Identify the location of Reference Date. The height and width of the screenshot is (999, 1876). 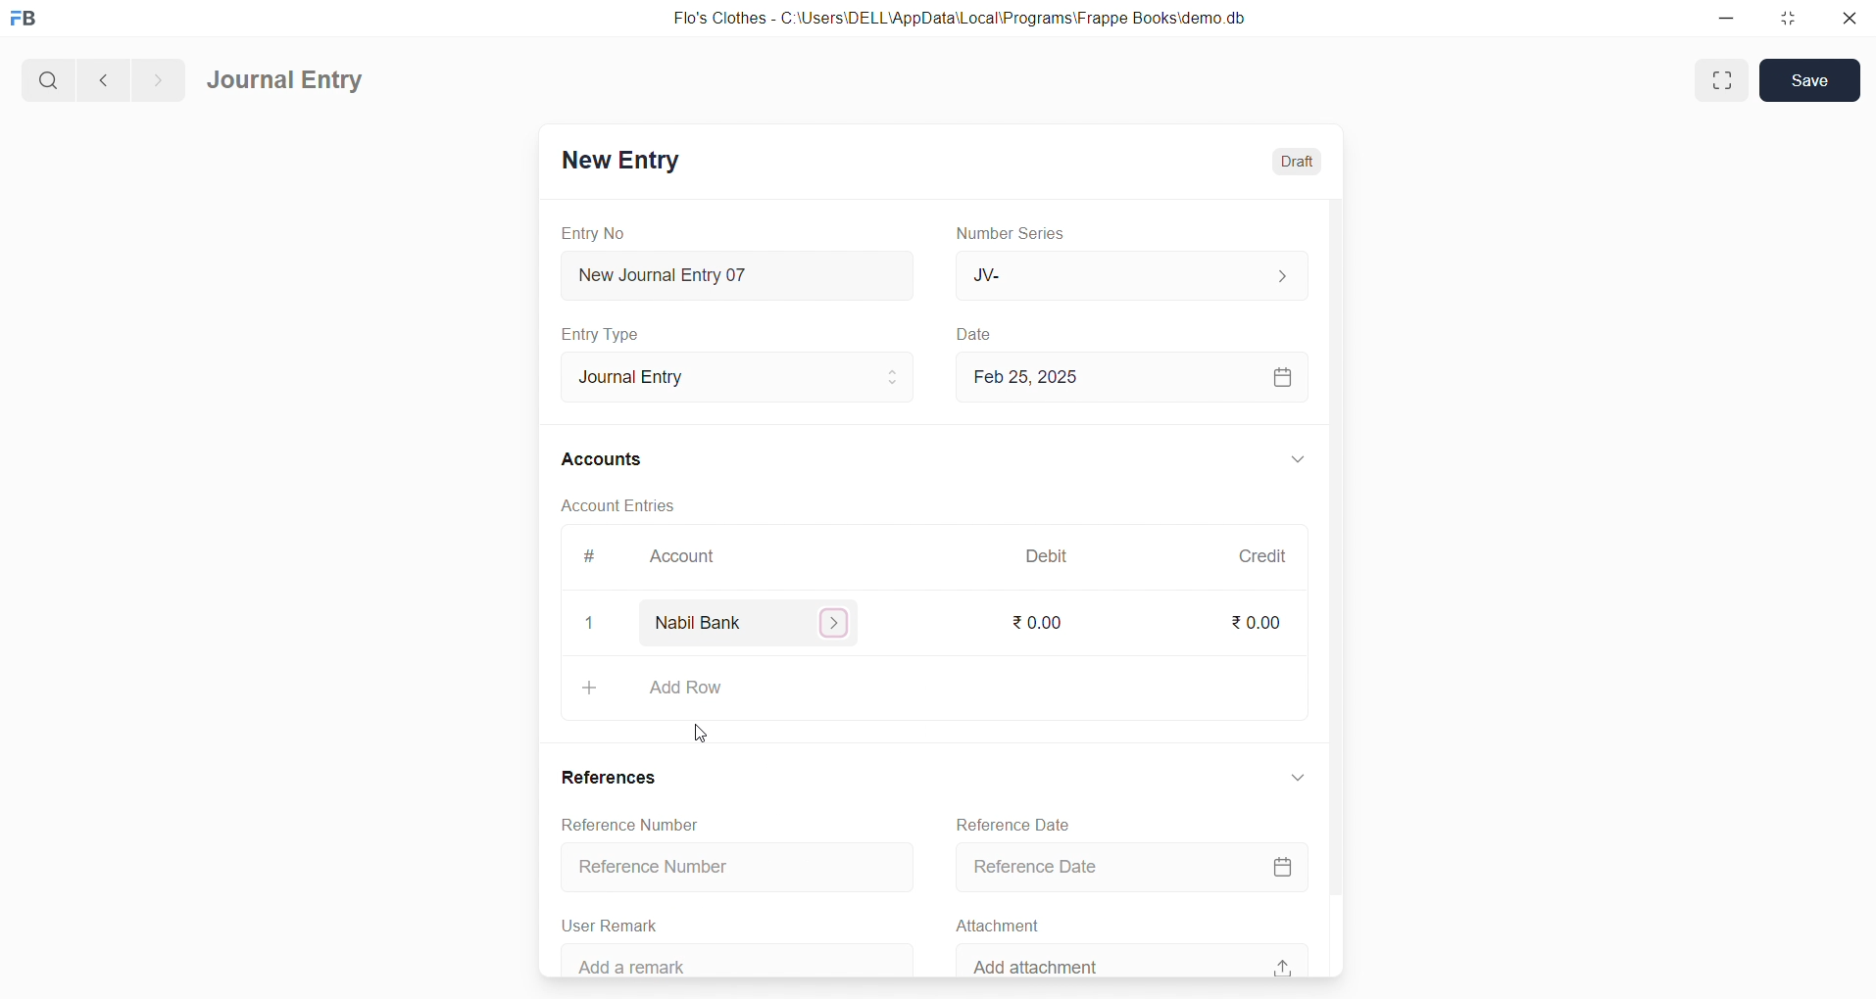
(1015, 822).